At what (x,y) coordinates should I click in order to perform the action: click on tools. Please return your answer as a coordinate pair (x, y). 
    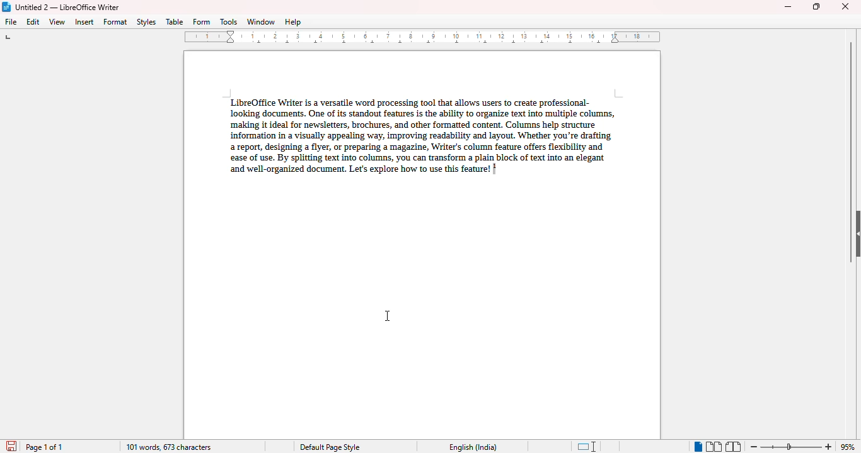
    Looking at the image, I should click on (229, 22).